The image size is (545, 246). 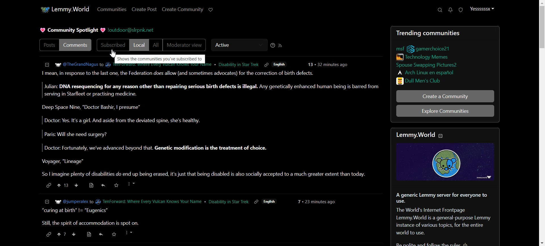 What do you see at coordinates (63, 9) in the screenshot?
I see `Home Page` at bounding box center [63, 9].